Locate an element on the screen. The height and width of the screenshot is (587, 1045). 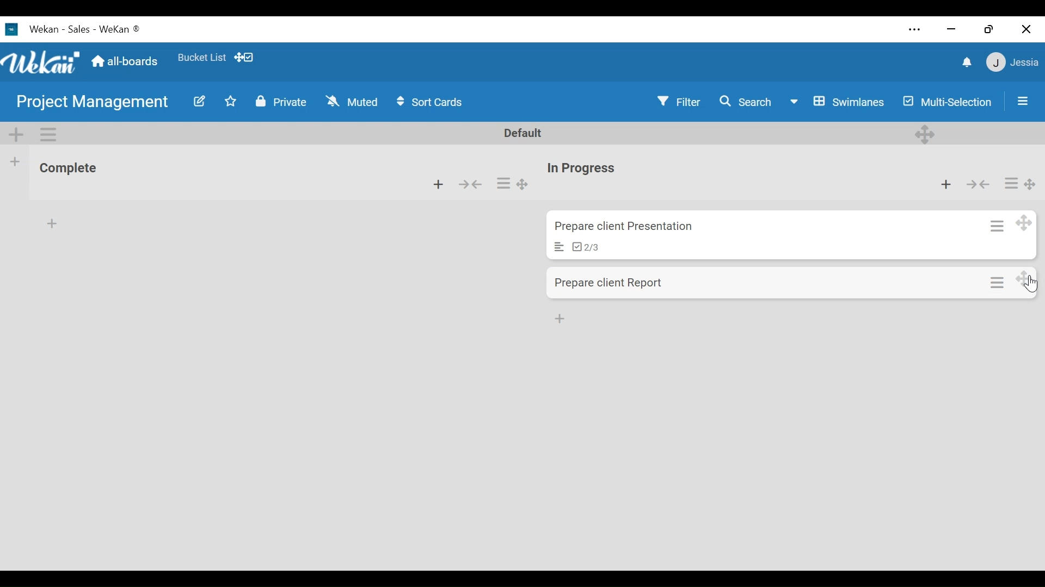
cursor is located at coordinates (1031, 286).